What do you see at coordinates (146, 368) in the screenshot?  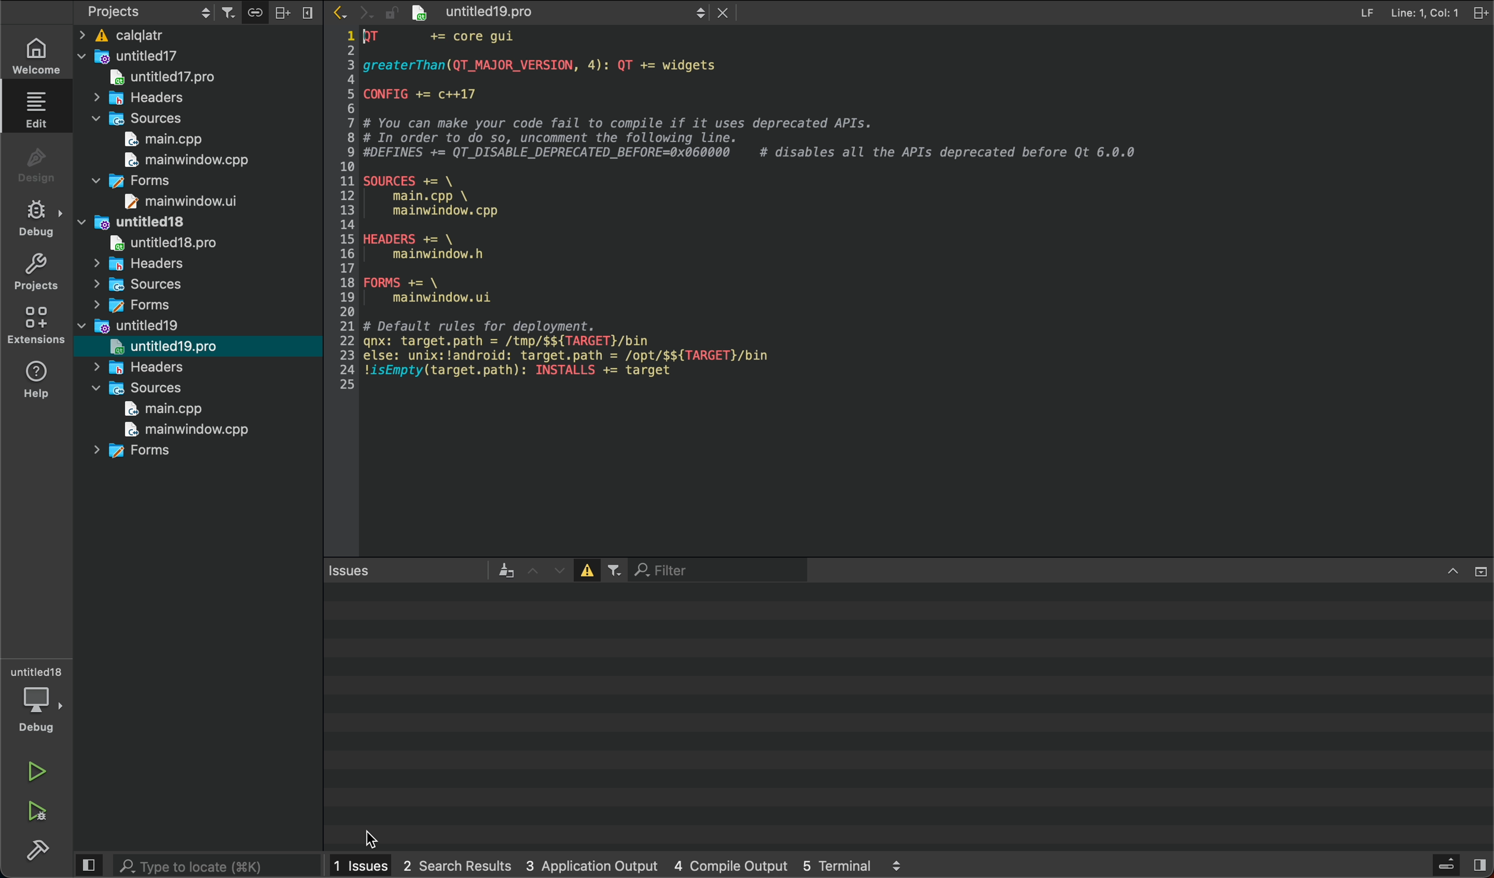 I see `headers` at bounding box center [146, 368].